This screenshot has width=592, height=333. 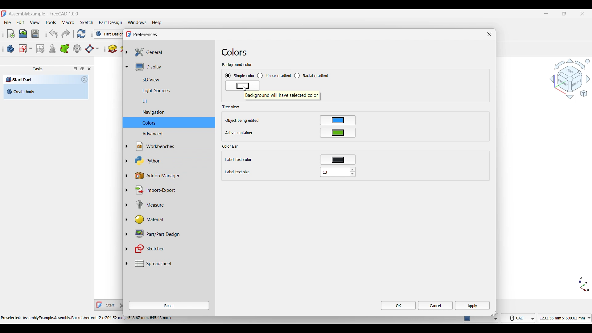 What do you see at coordinates (26, 49) in the screenshot?
I see `Create a sketch options` at bounding box center [26, 49].